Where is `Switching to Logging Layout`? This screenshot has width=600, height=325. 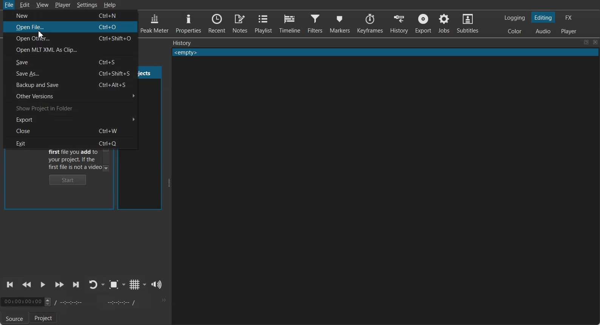 Switching to Logging Layout is located at coordinates (514, 18).